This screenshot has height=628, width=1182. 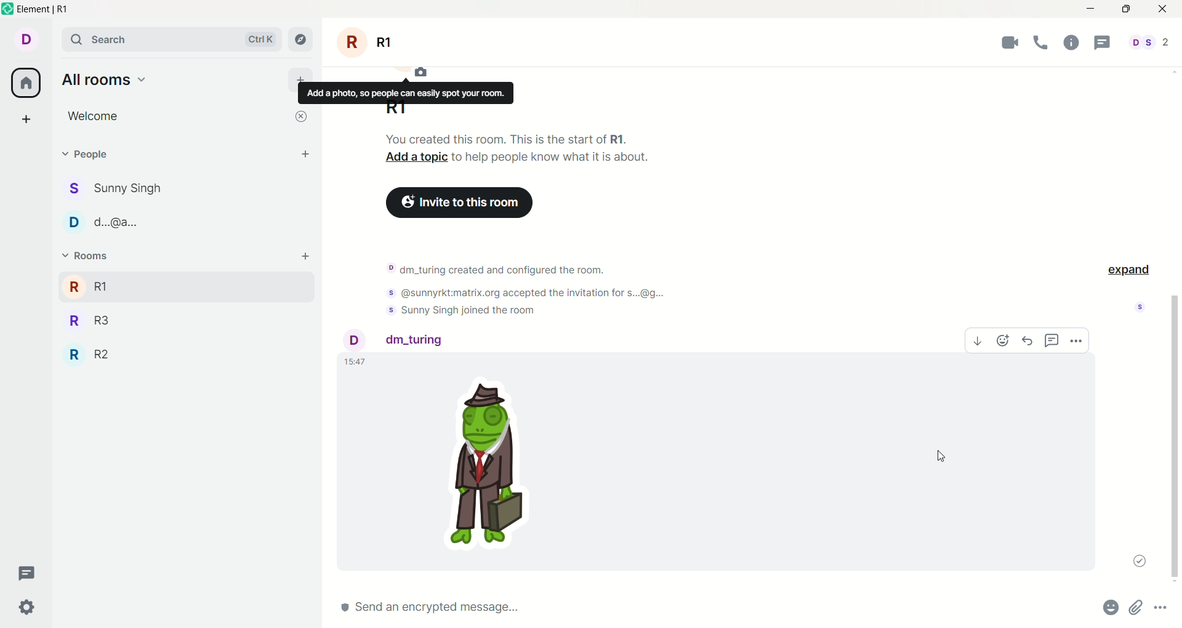 What do you see at coordinates (489, 469) in the screenshot?
I see `Selected sticker` at bounding box center [489, 469].